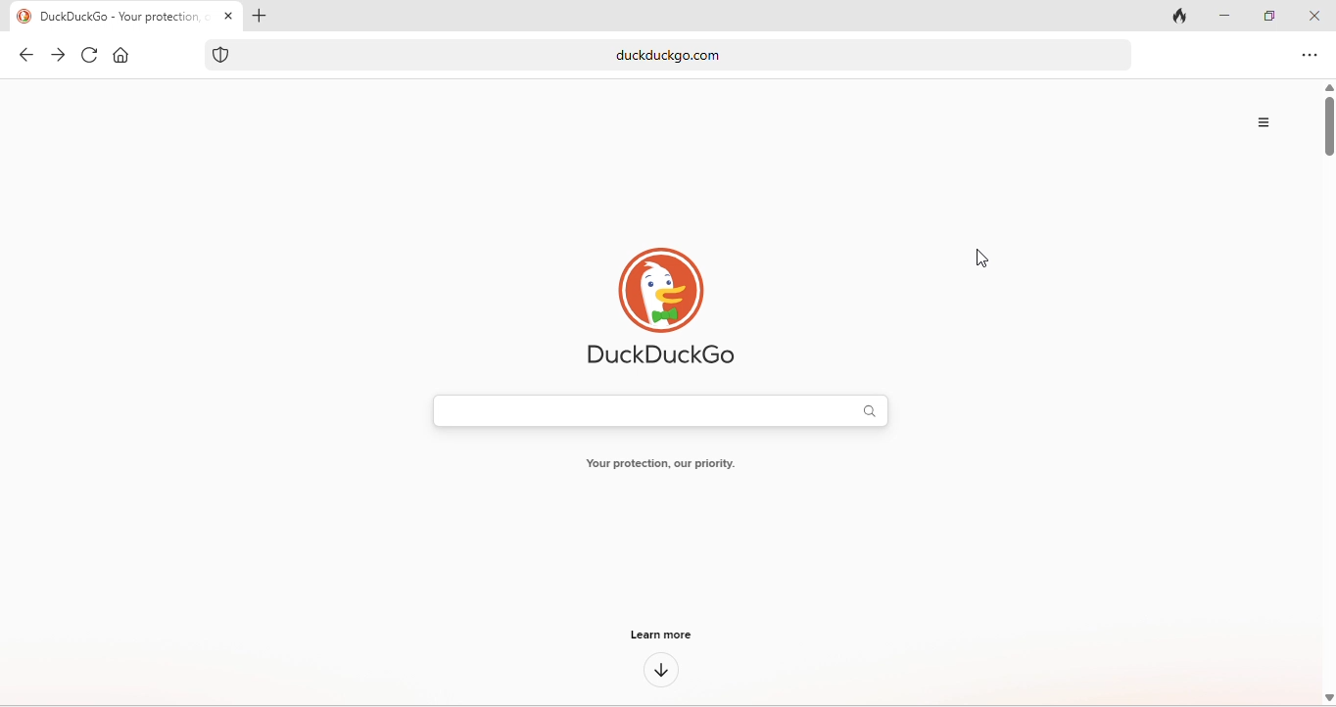 The image size is (1336, 707). I want to click on down arrow, so click(664, 668).